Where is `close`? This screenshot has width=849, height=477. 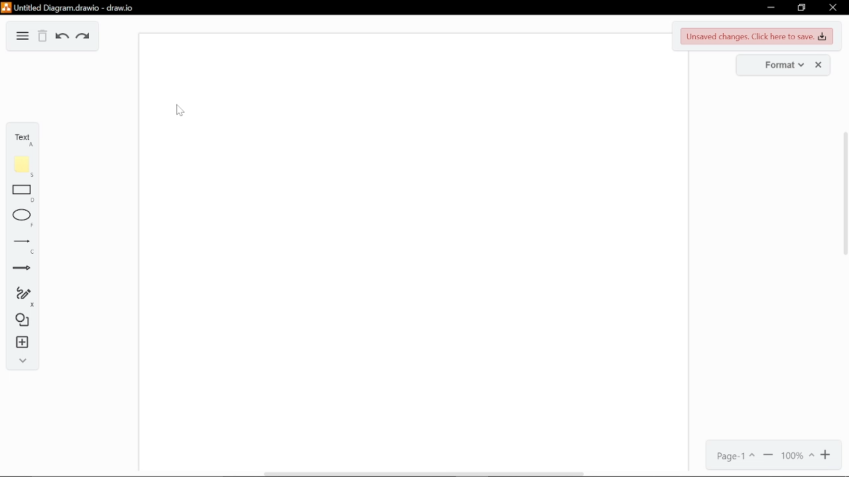 close is located at coordinates (818, 64).